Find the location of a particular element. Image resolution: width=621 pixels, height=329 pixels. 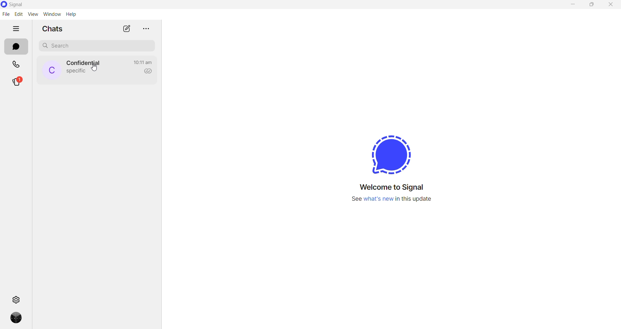

file is located at coordinates (6, 15).